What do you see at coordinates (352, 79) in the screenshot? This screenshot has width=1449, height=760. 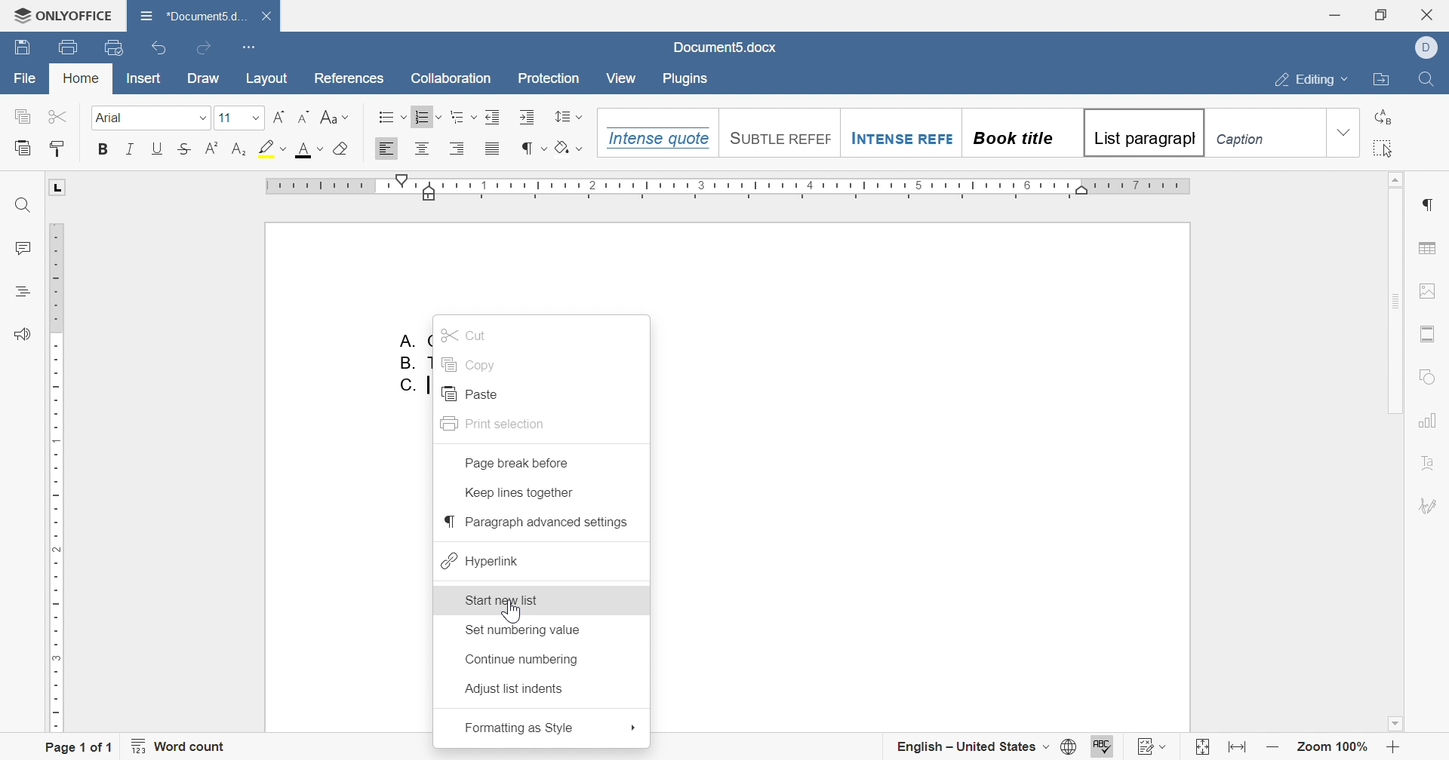 I see `references` at bounding box center [352, 79].